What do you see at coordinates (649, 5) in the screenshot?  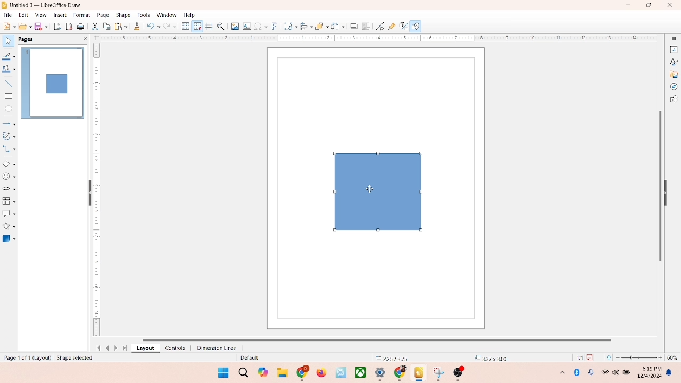 I see `maximize` at bounding box center [649, 5].